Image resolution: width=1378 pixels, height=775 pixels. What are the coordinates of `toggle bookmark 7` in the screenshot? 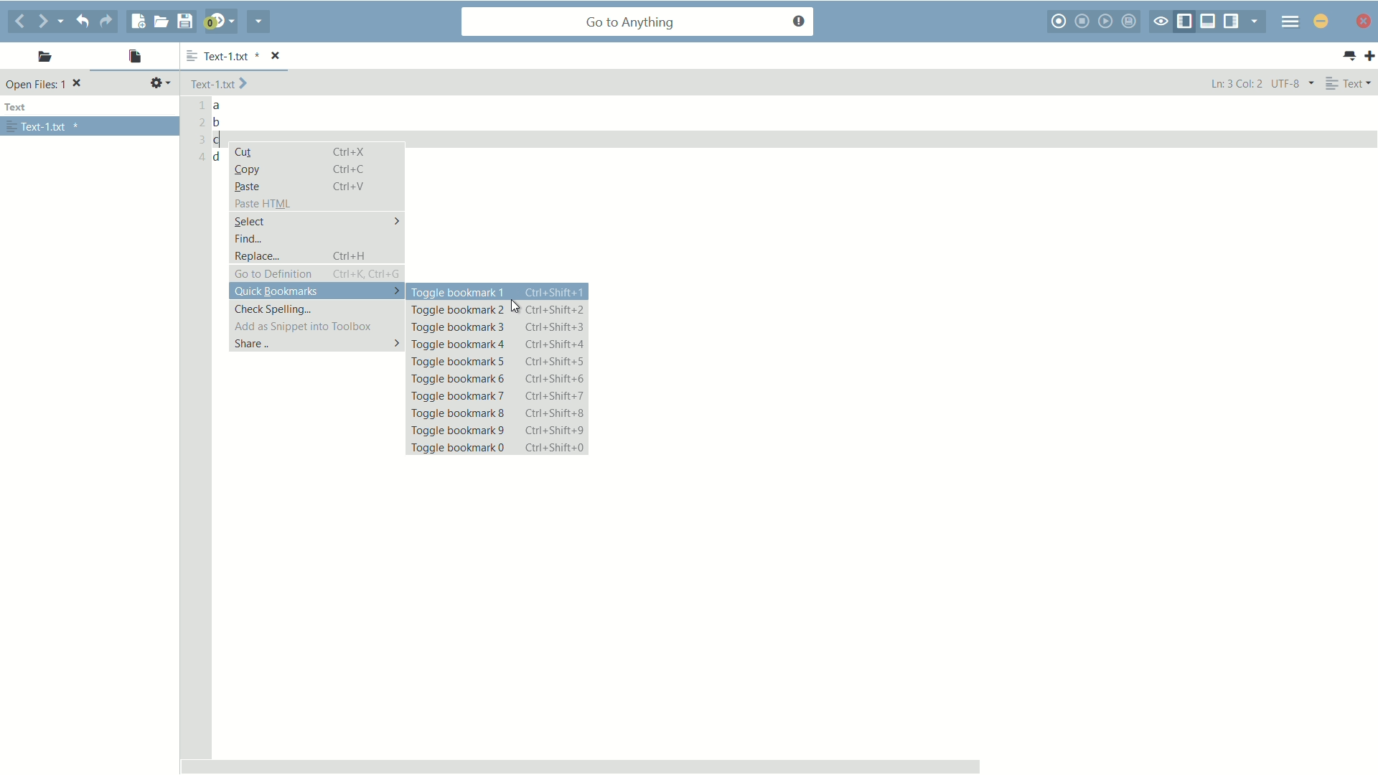 It's located at (501, 396).